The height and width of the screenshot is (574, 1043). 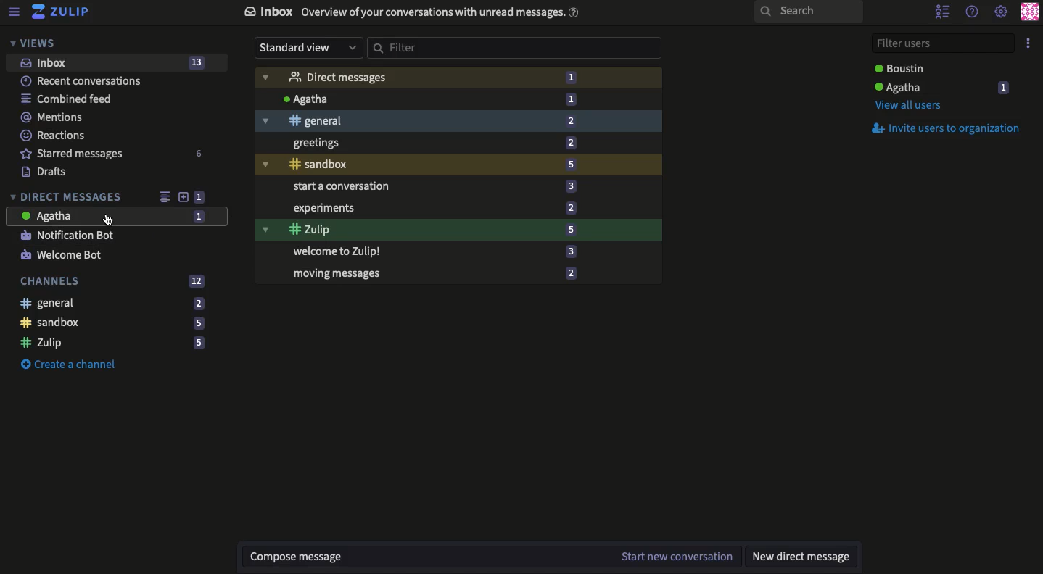 What do you see at coordinates (65, 14) in the screenshot?
I see `Zulip` at bounding box center [65, 14].